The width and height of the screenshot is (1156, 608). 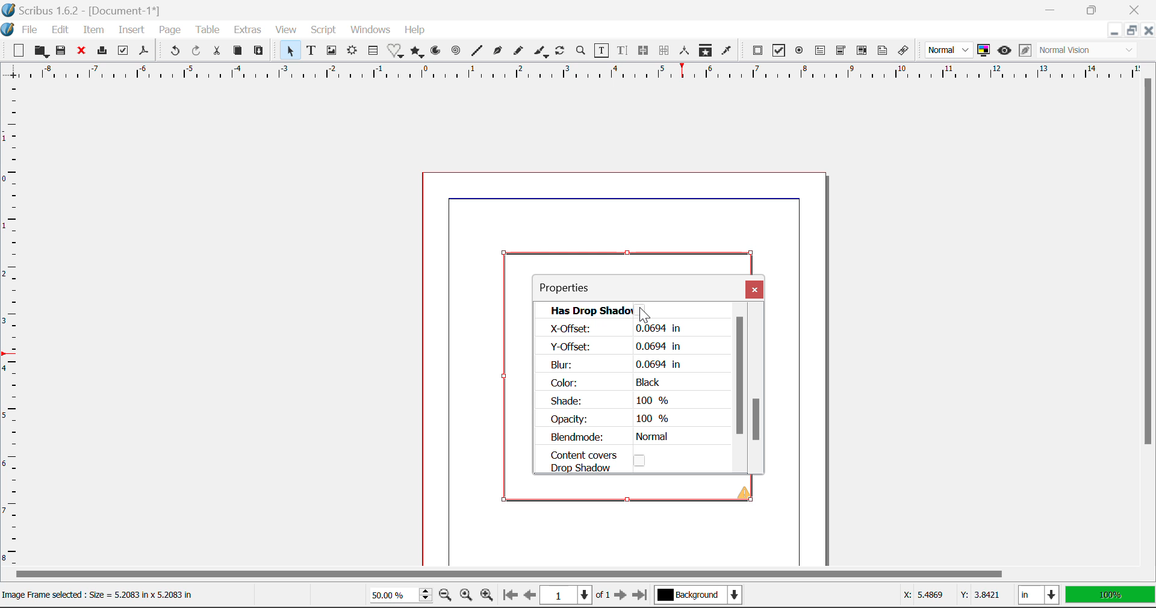 I want to click on Scribus 1.6.2 - [Document-1*], so click(x=91, y=11).